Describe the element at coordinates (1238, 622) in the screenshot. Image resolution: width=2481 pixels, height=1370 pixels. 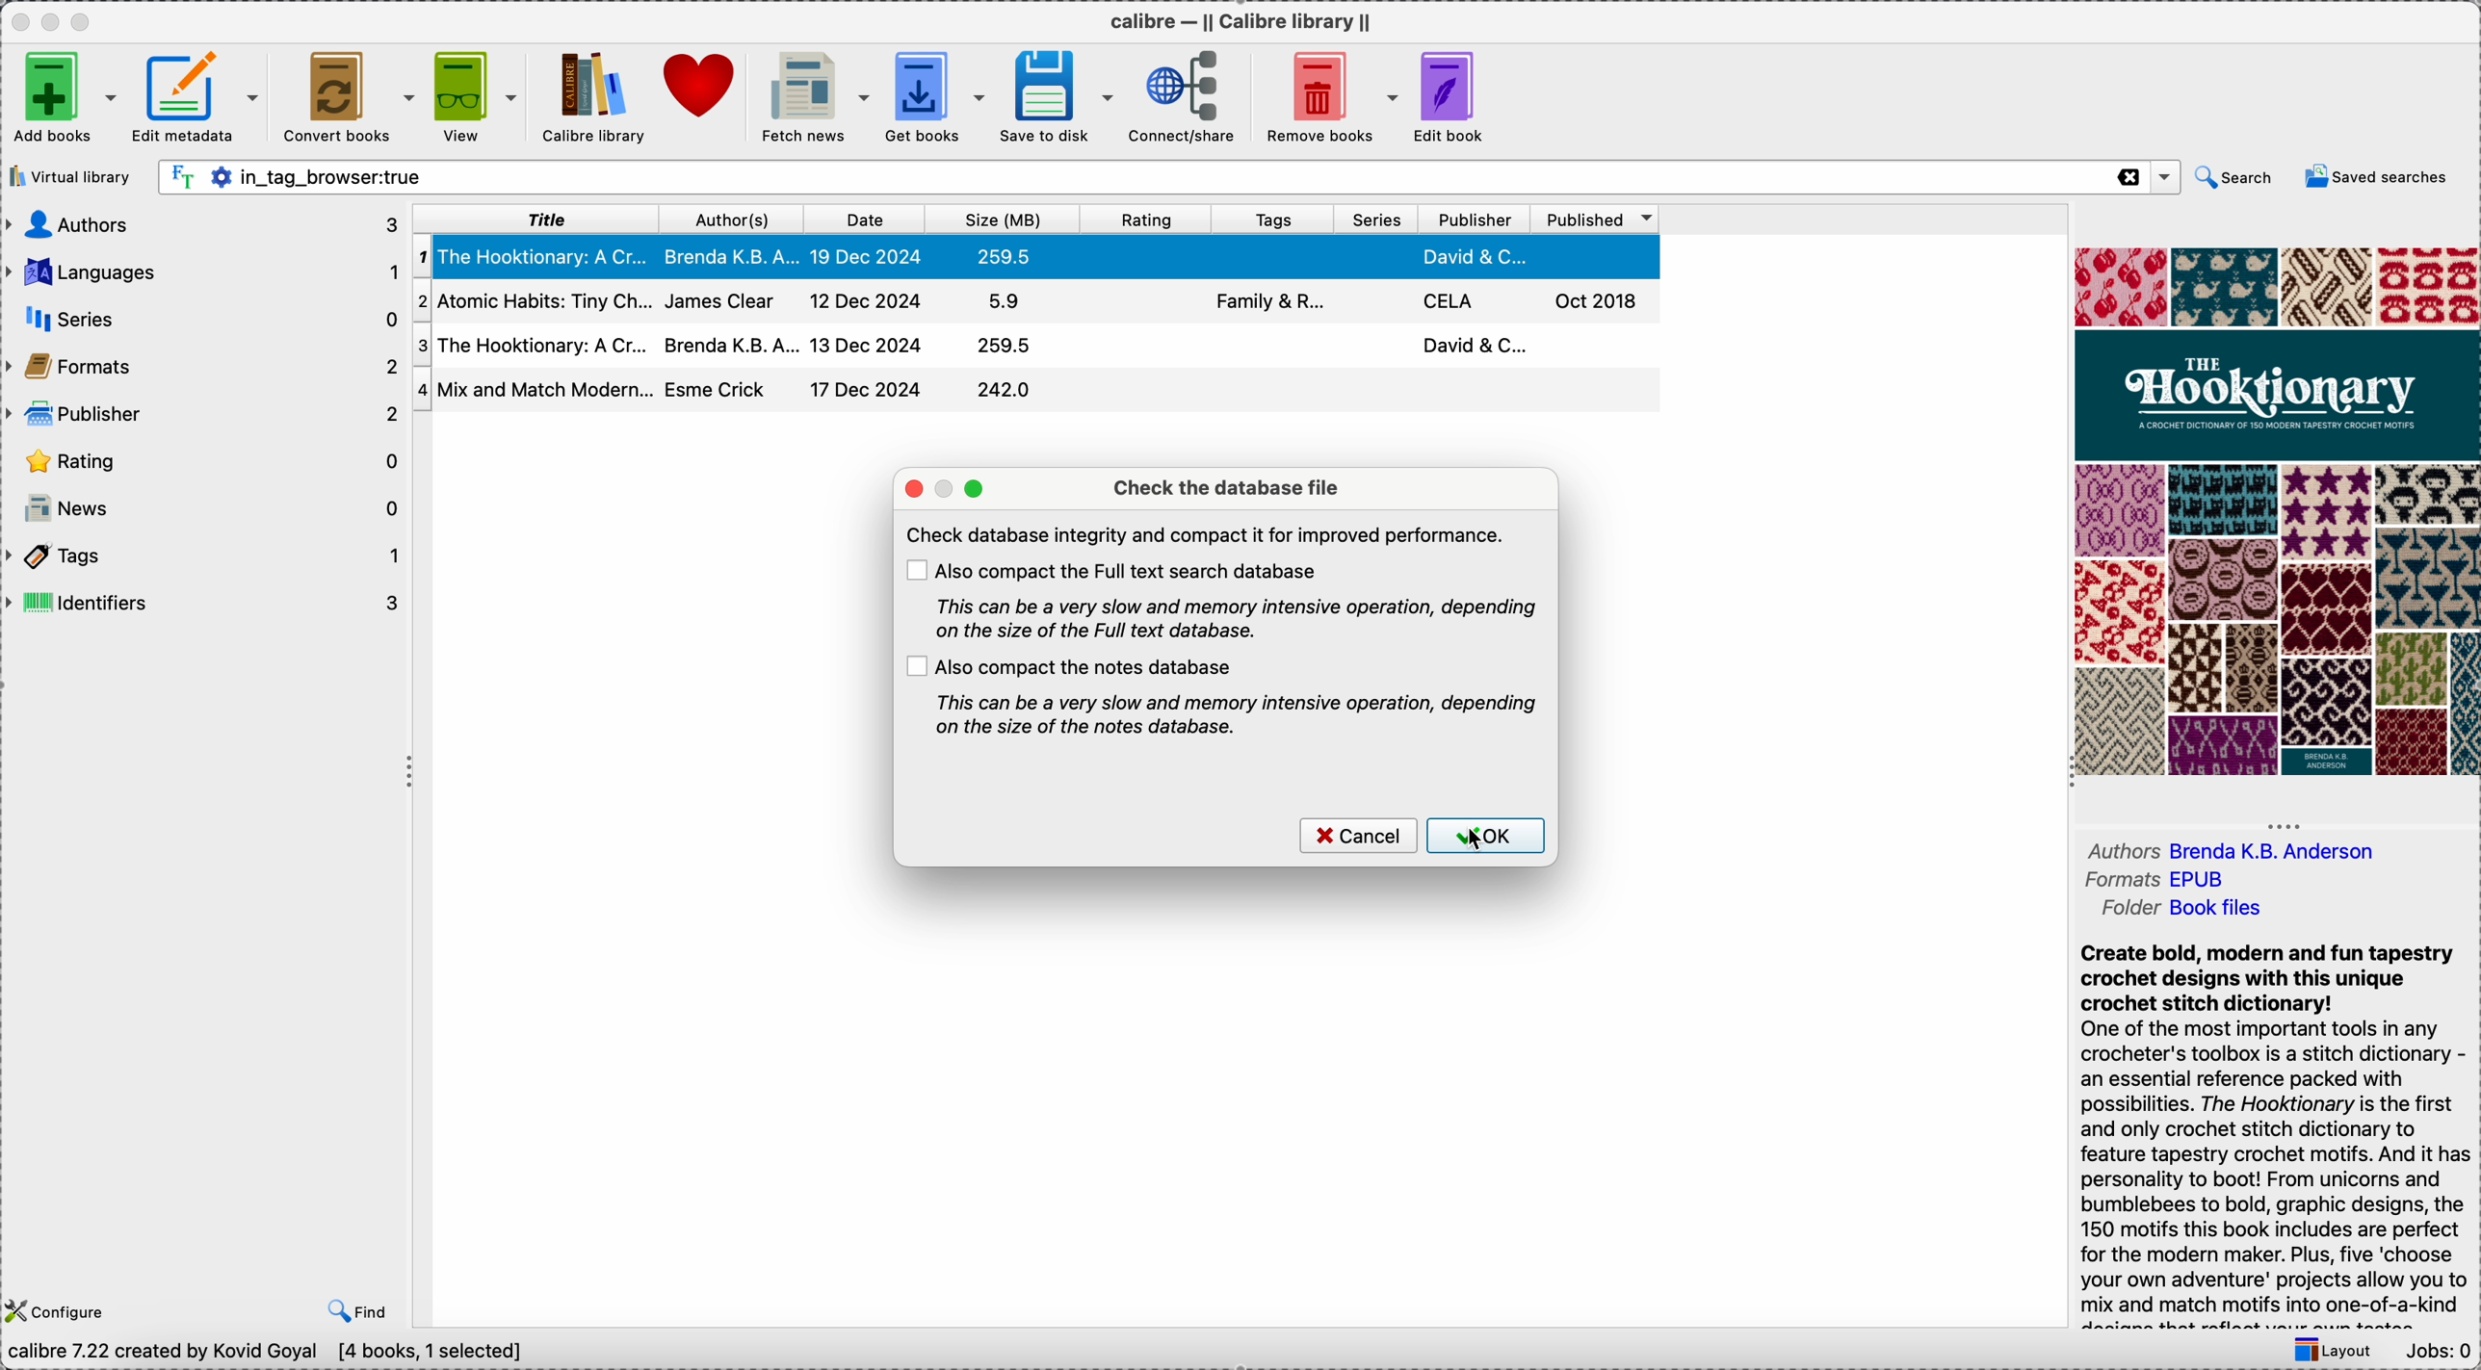
I see `note` at that location.